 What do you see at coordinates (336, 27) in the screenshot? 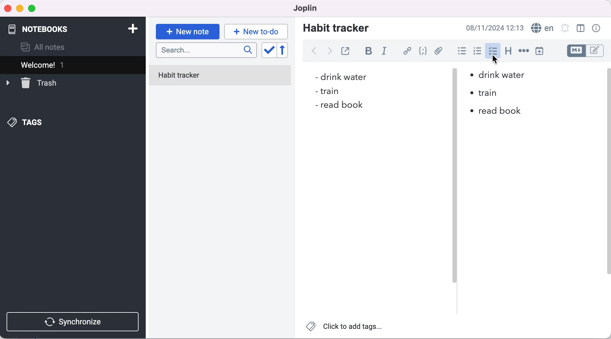
I see `habit tracker` at bounding box center [336, 27].